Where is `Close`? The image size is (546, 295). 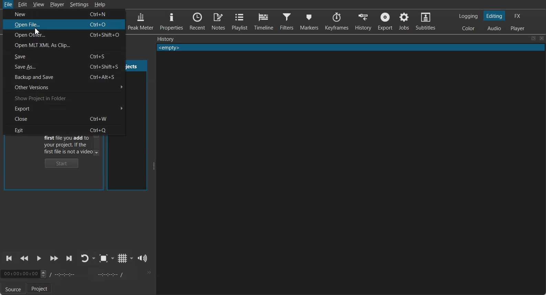
Close is located at coordinates (542, 38).